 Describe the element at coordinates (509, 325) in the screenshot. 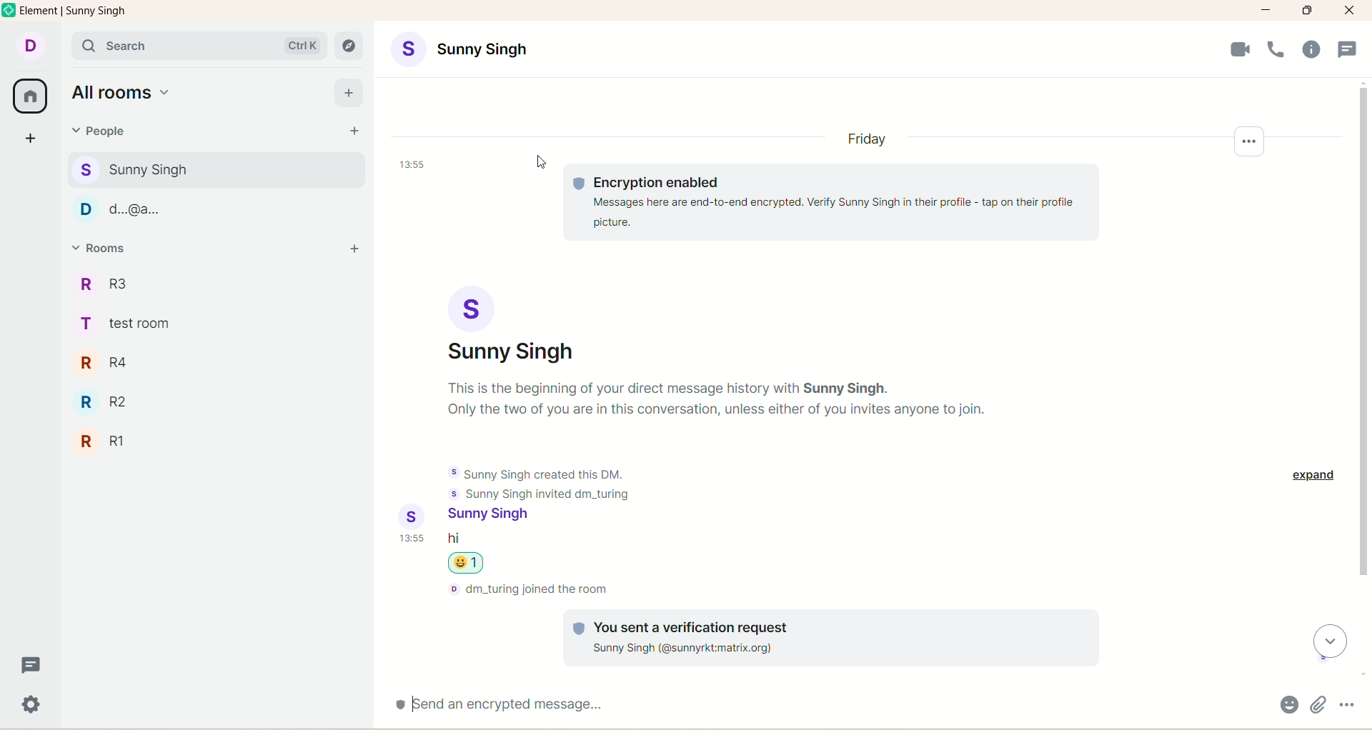

I see `account` at that location.